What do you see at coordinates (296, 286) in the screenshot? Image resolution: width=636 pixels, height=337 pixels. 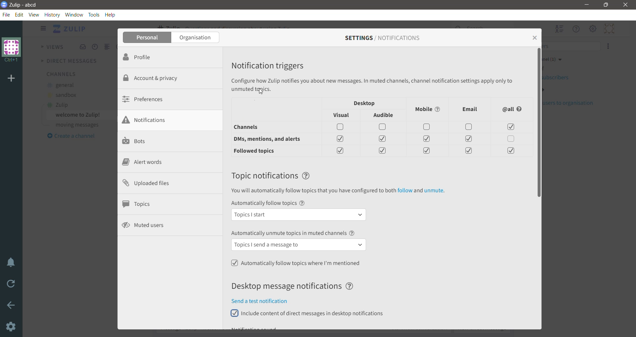 I see `Desktop message notifications` at bounding box center [296, 286].